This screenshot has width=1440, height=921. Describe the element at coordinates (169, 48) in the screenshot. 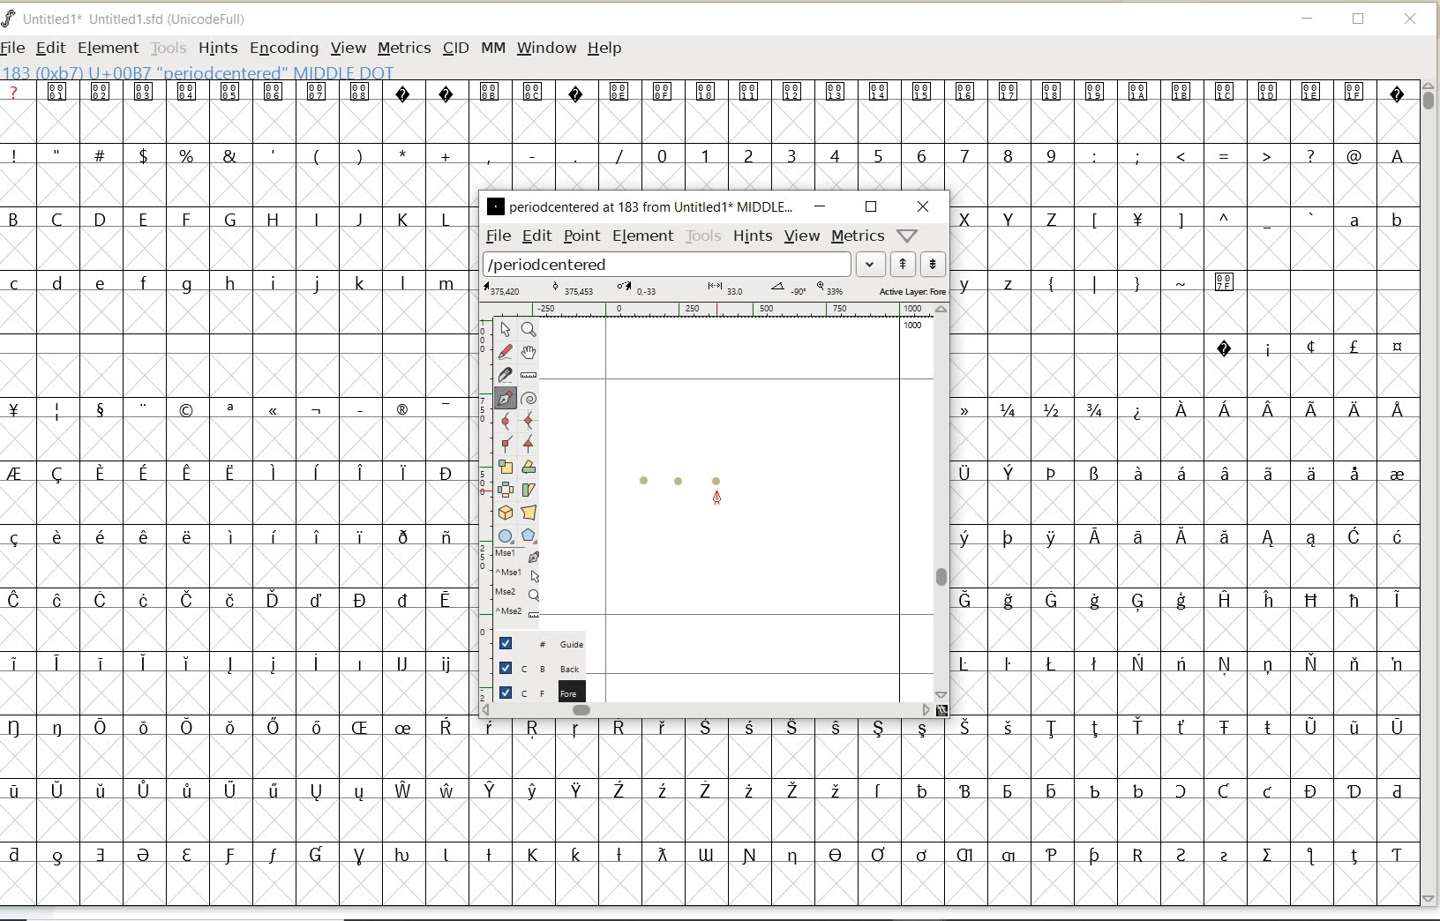

I see `TOOLS` at that location.